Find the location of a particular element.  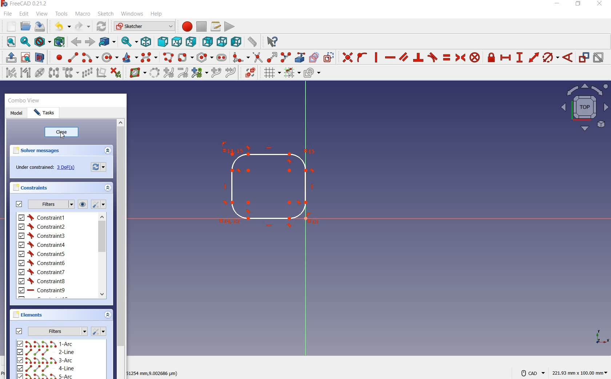

symmetry is located at coordinates (55, 73).